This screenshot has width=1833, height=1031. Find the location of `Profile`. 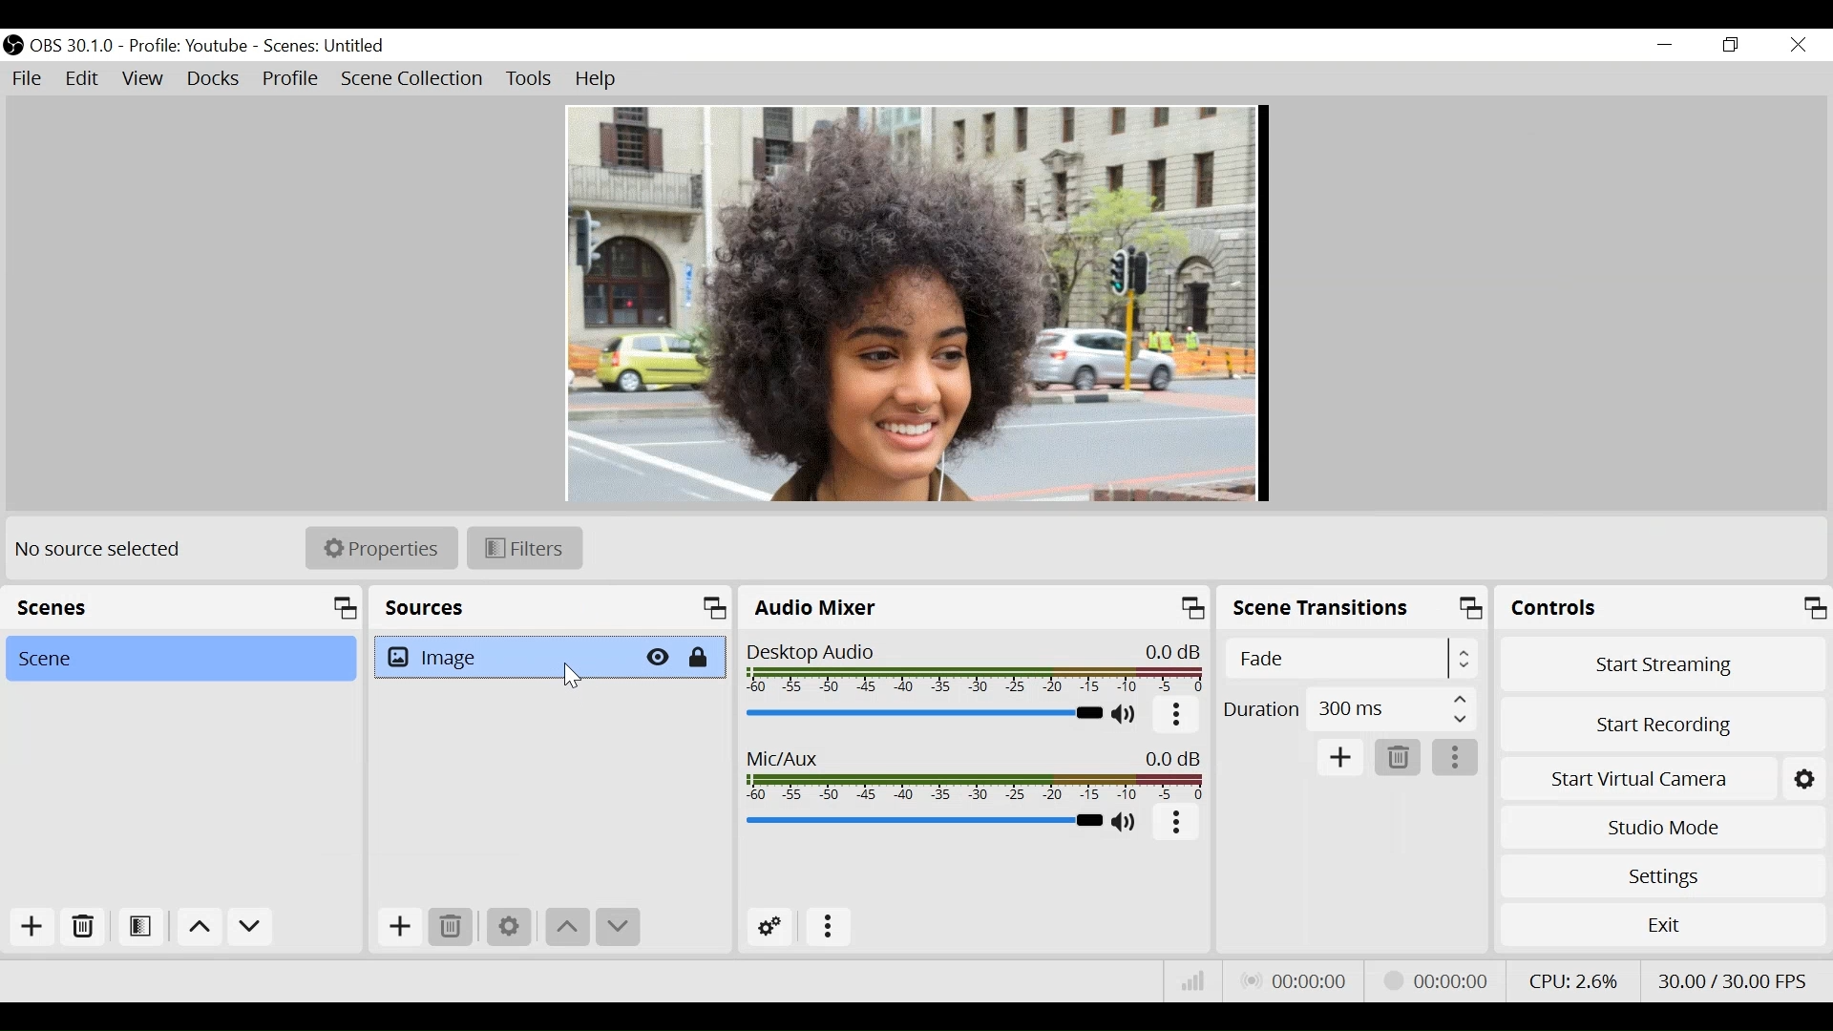

Profile is located at coordinates (294, 80).